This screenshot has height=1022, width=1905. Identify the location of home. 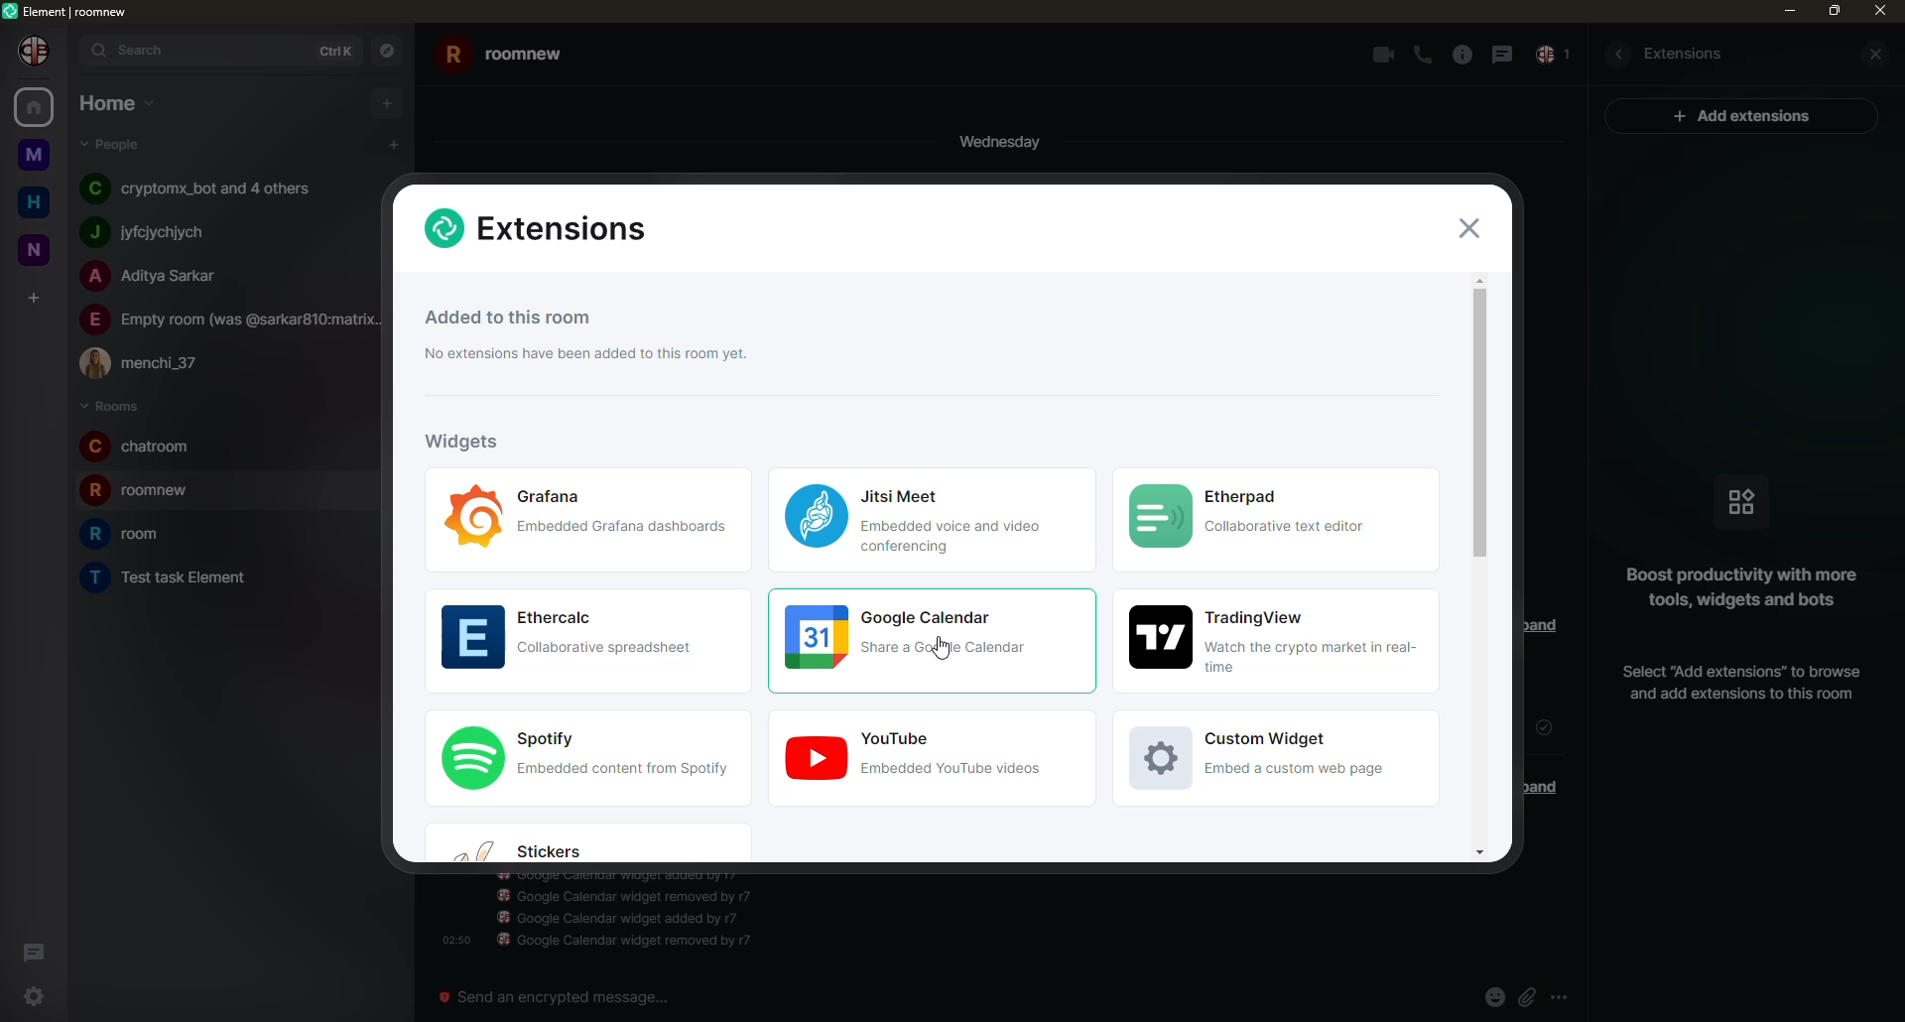
(34, 107).